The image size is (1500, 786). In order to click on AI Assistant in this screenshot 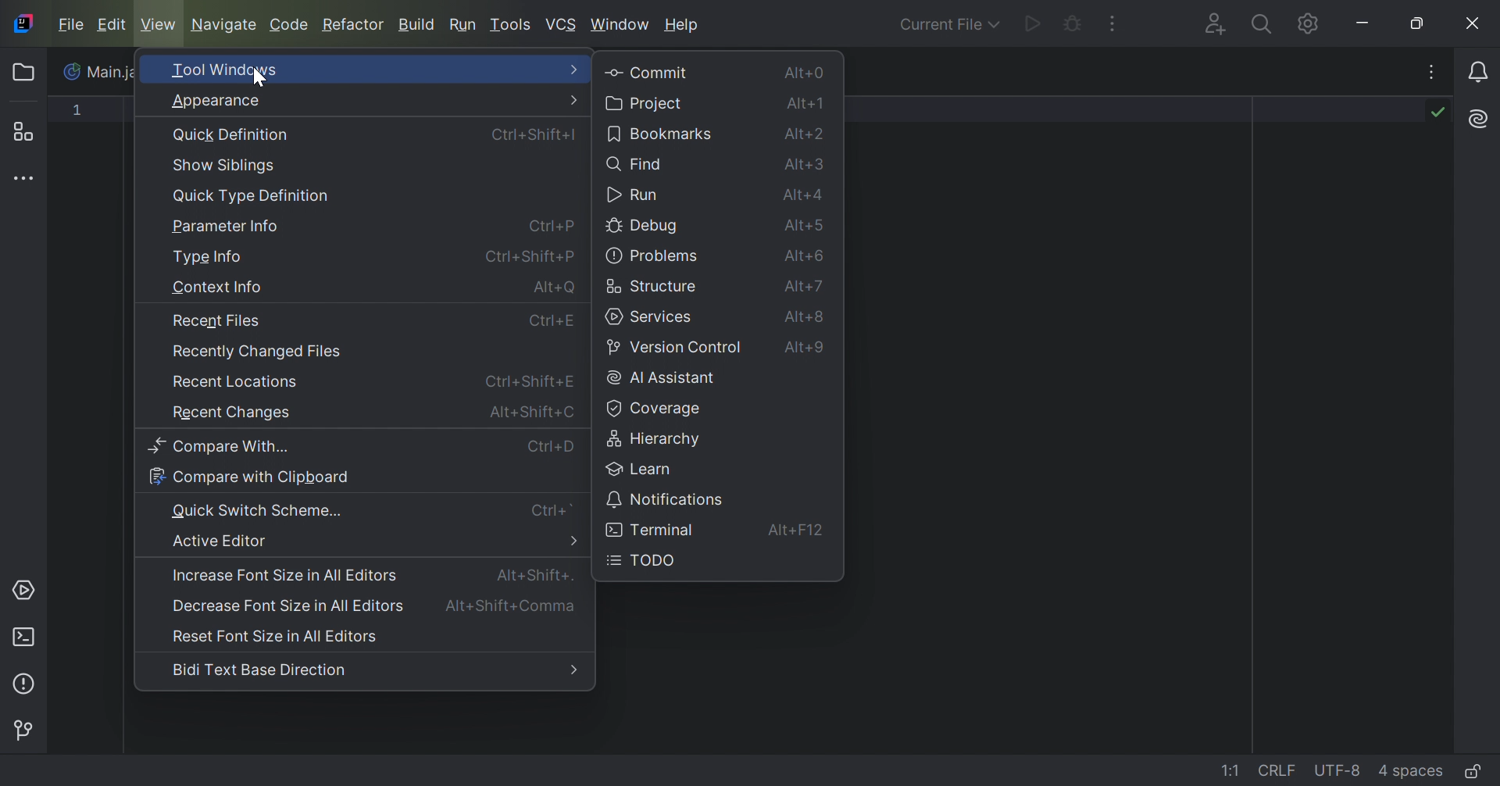, I will do `click(1476, 119)`.